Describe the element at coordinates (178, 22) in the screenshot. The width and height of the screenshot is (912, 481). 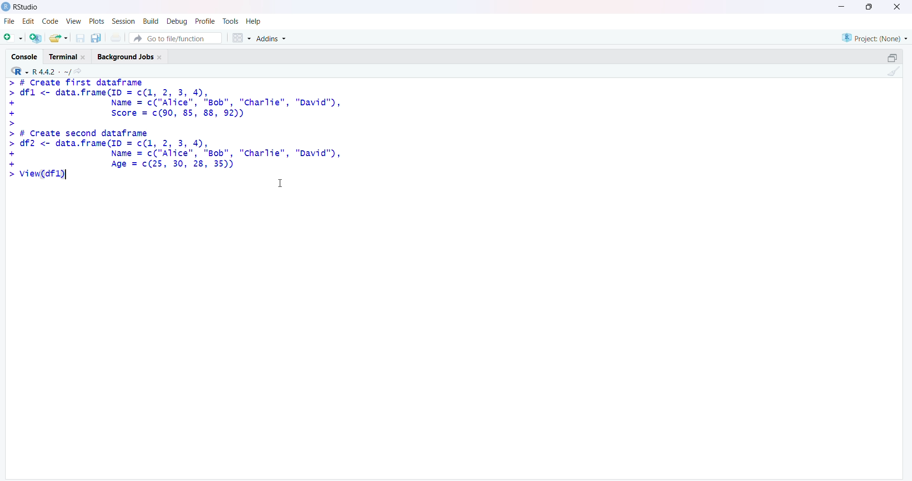
I see `debug` at that location.